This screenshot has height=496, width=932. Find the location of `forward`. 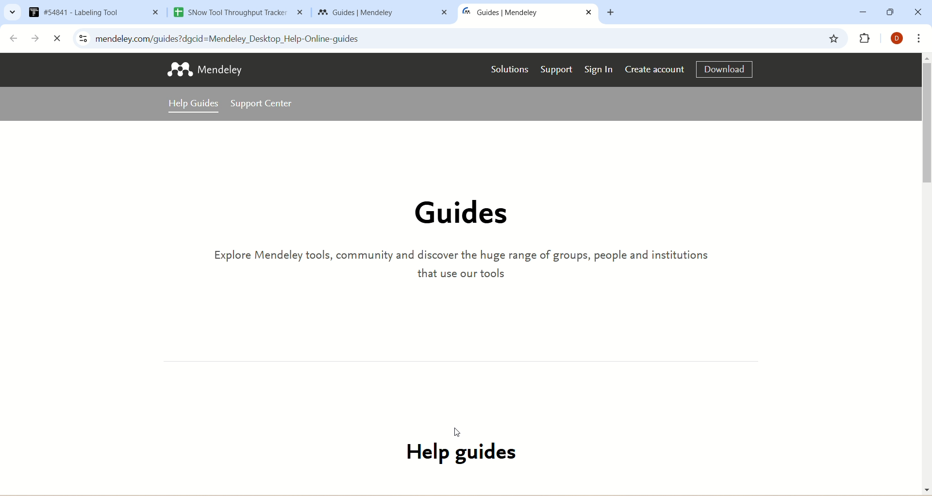

forward is located at coordinates (34, 38).